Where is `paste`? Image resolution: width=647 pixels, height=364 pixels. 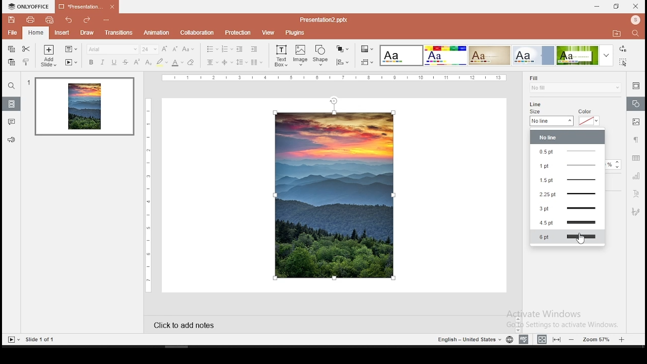
paste is located at coordinates (12, 62).